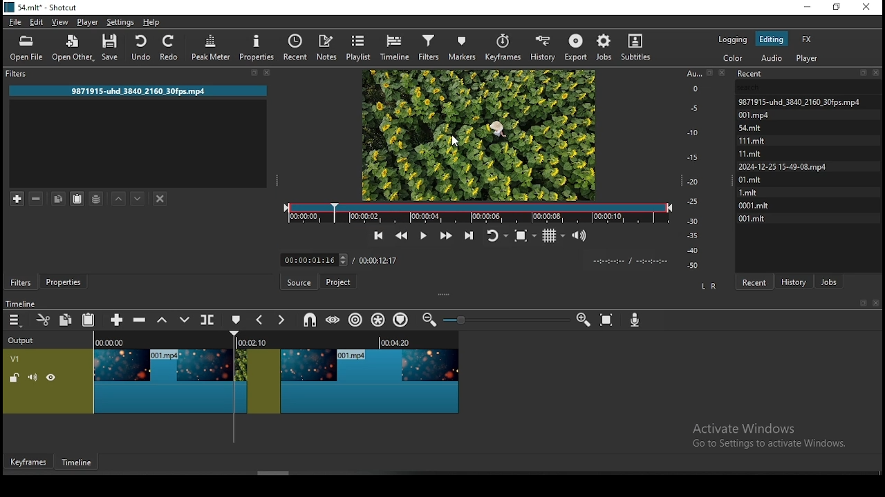  What do you see at coordinates (428, 46) in the screenshot?
I see `filters` at bounding box center [428, 46].